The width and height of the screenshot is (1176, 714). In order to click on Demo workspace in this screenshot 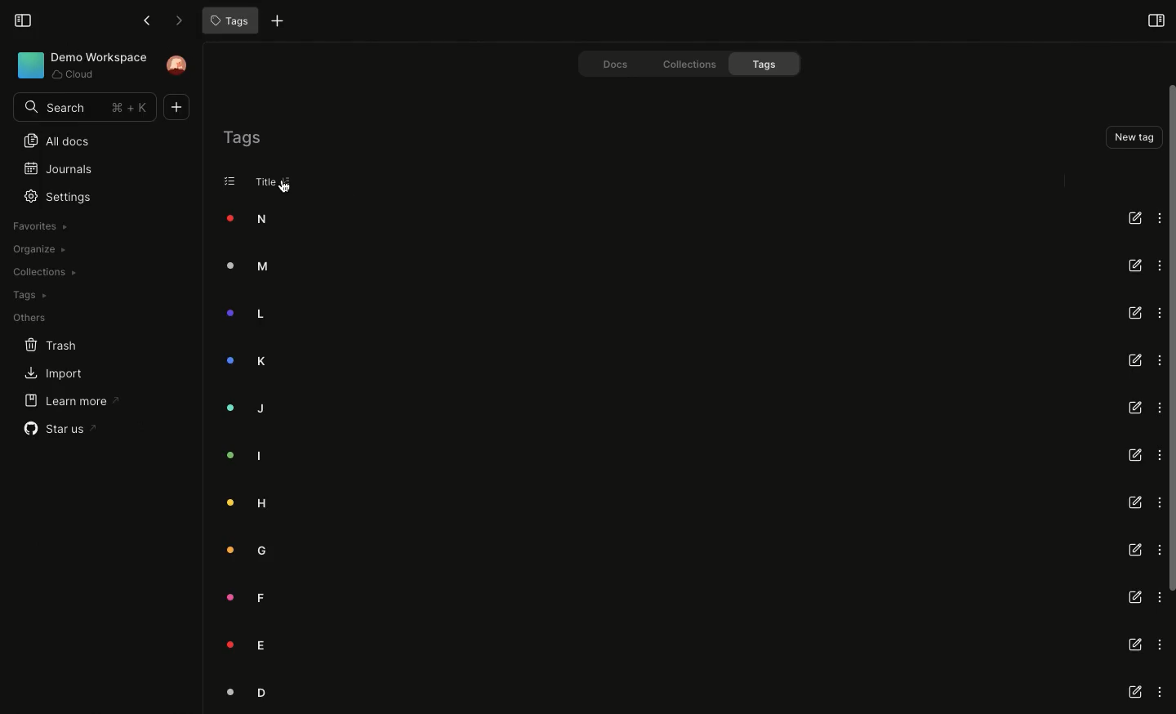, I will do `click(77, 66)`.